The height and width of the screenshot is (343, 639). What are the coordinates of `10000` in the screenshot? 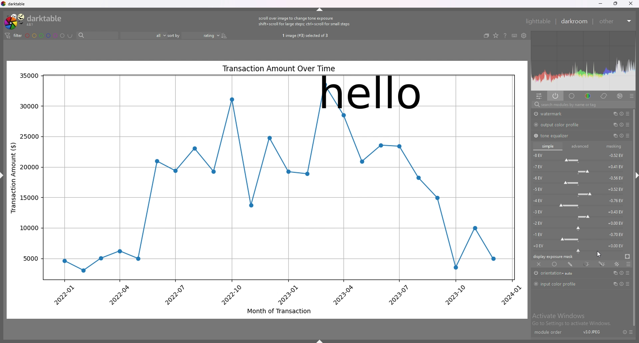 It's located at (28, 228).